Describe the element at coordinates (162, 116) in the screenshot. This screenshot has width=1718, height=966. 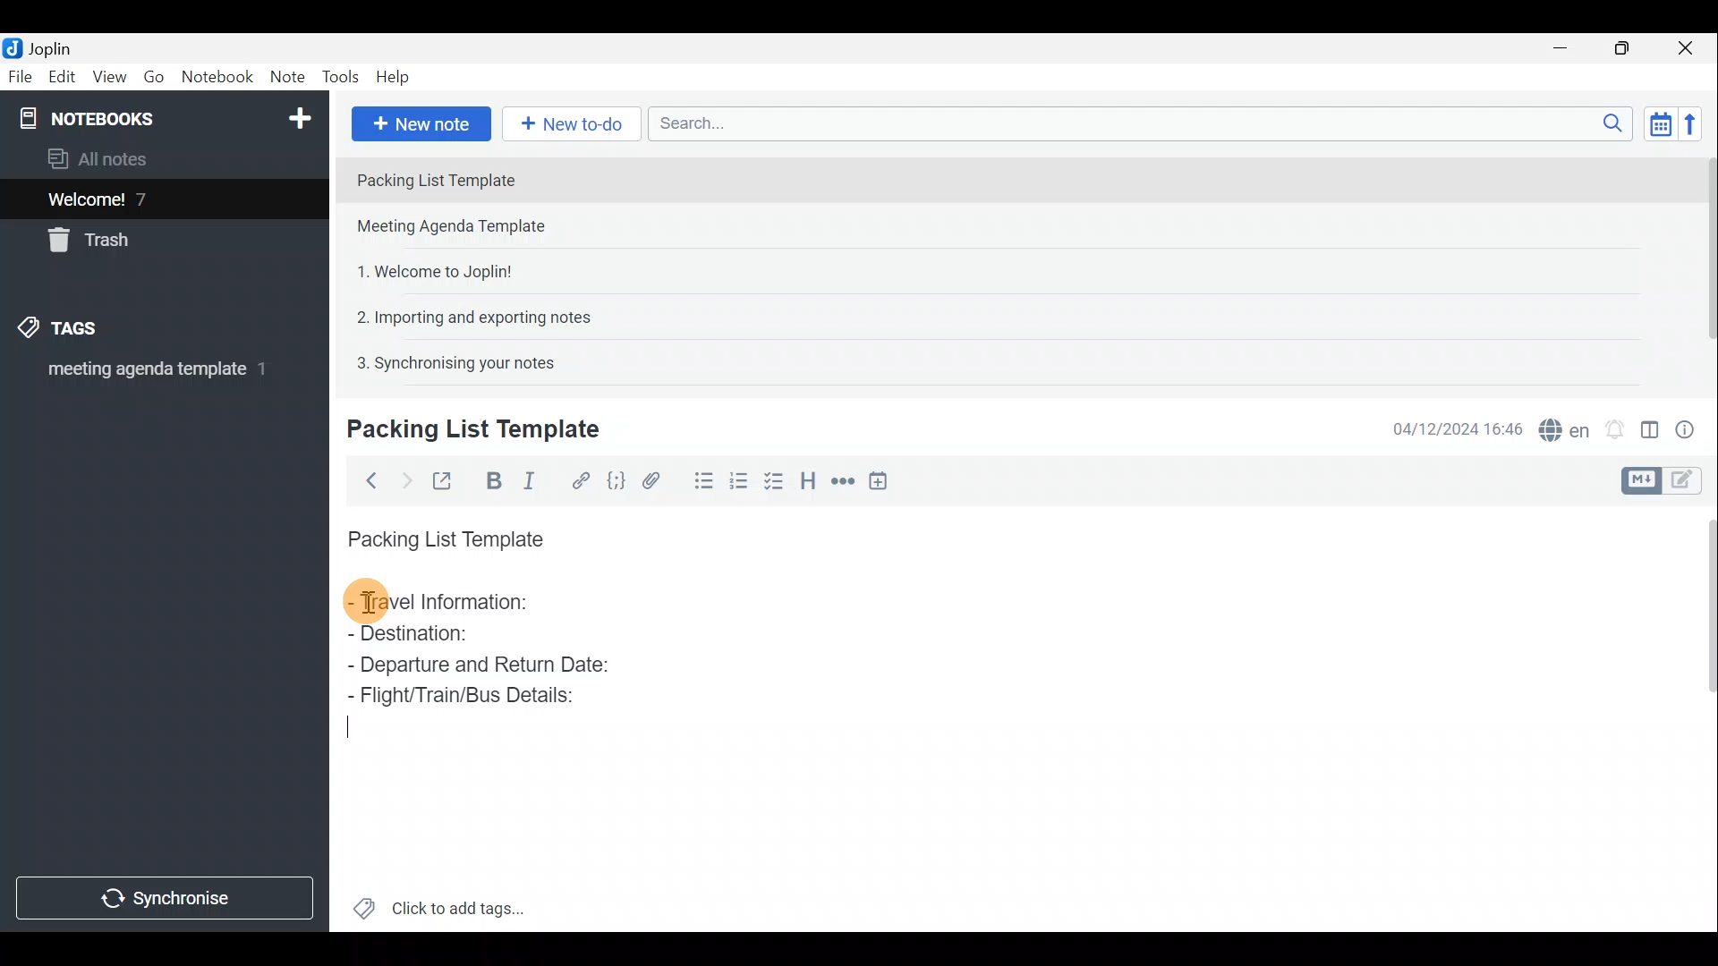
I see `Notebook` at that location.